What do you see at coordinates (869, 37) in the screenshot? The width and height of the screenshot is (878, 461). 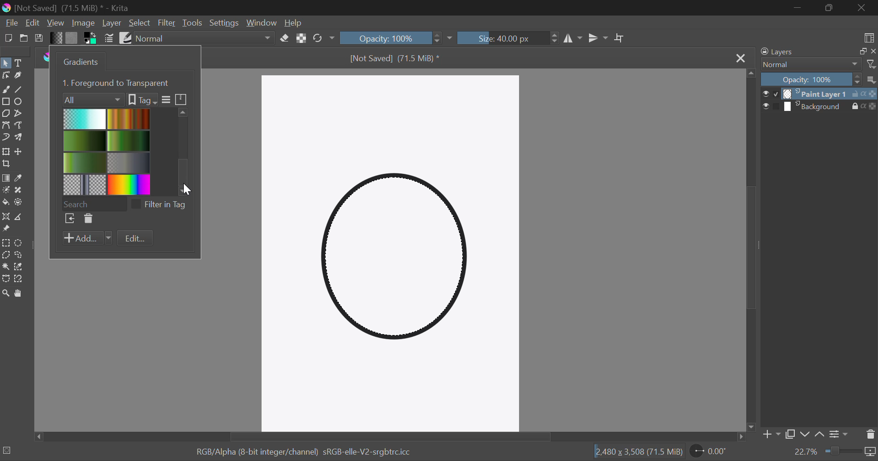 I see `Choose Workspace` at bounding box center [869, 37].